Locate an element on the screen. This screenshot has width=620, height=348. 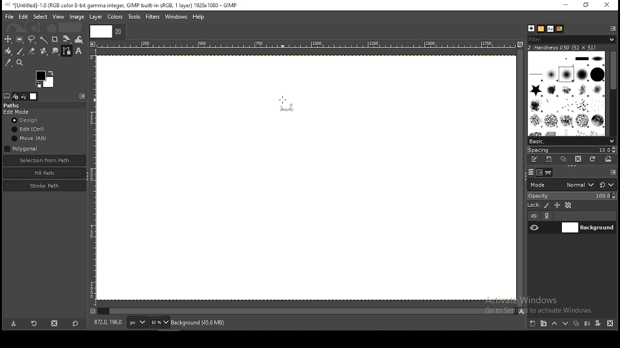
create a new layer group is located at coordinates (544, 324).